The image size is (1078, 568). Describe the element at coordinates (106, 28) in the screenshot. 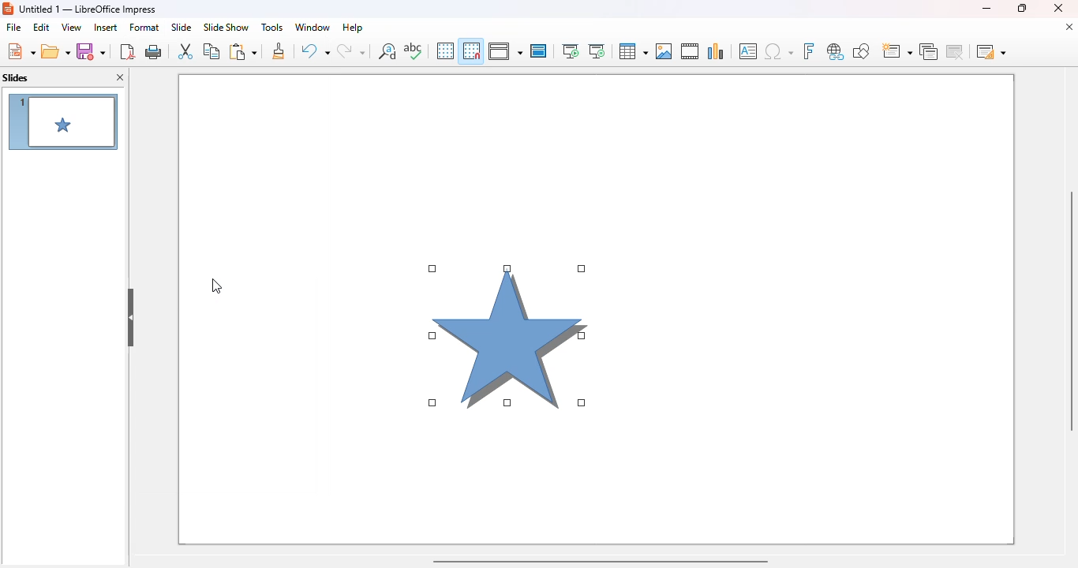

I see `insert` at that location.